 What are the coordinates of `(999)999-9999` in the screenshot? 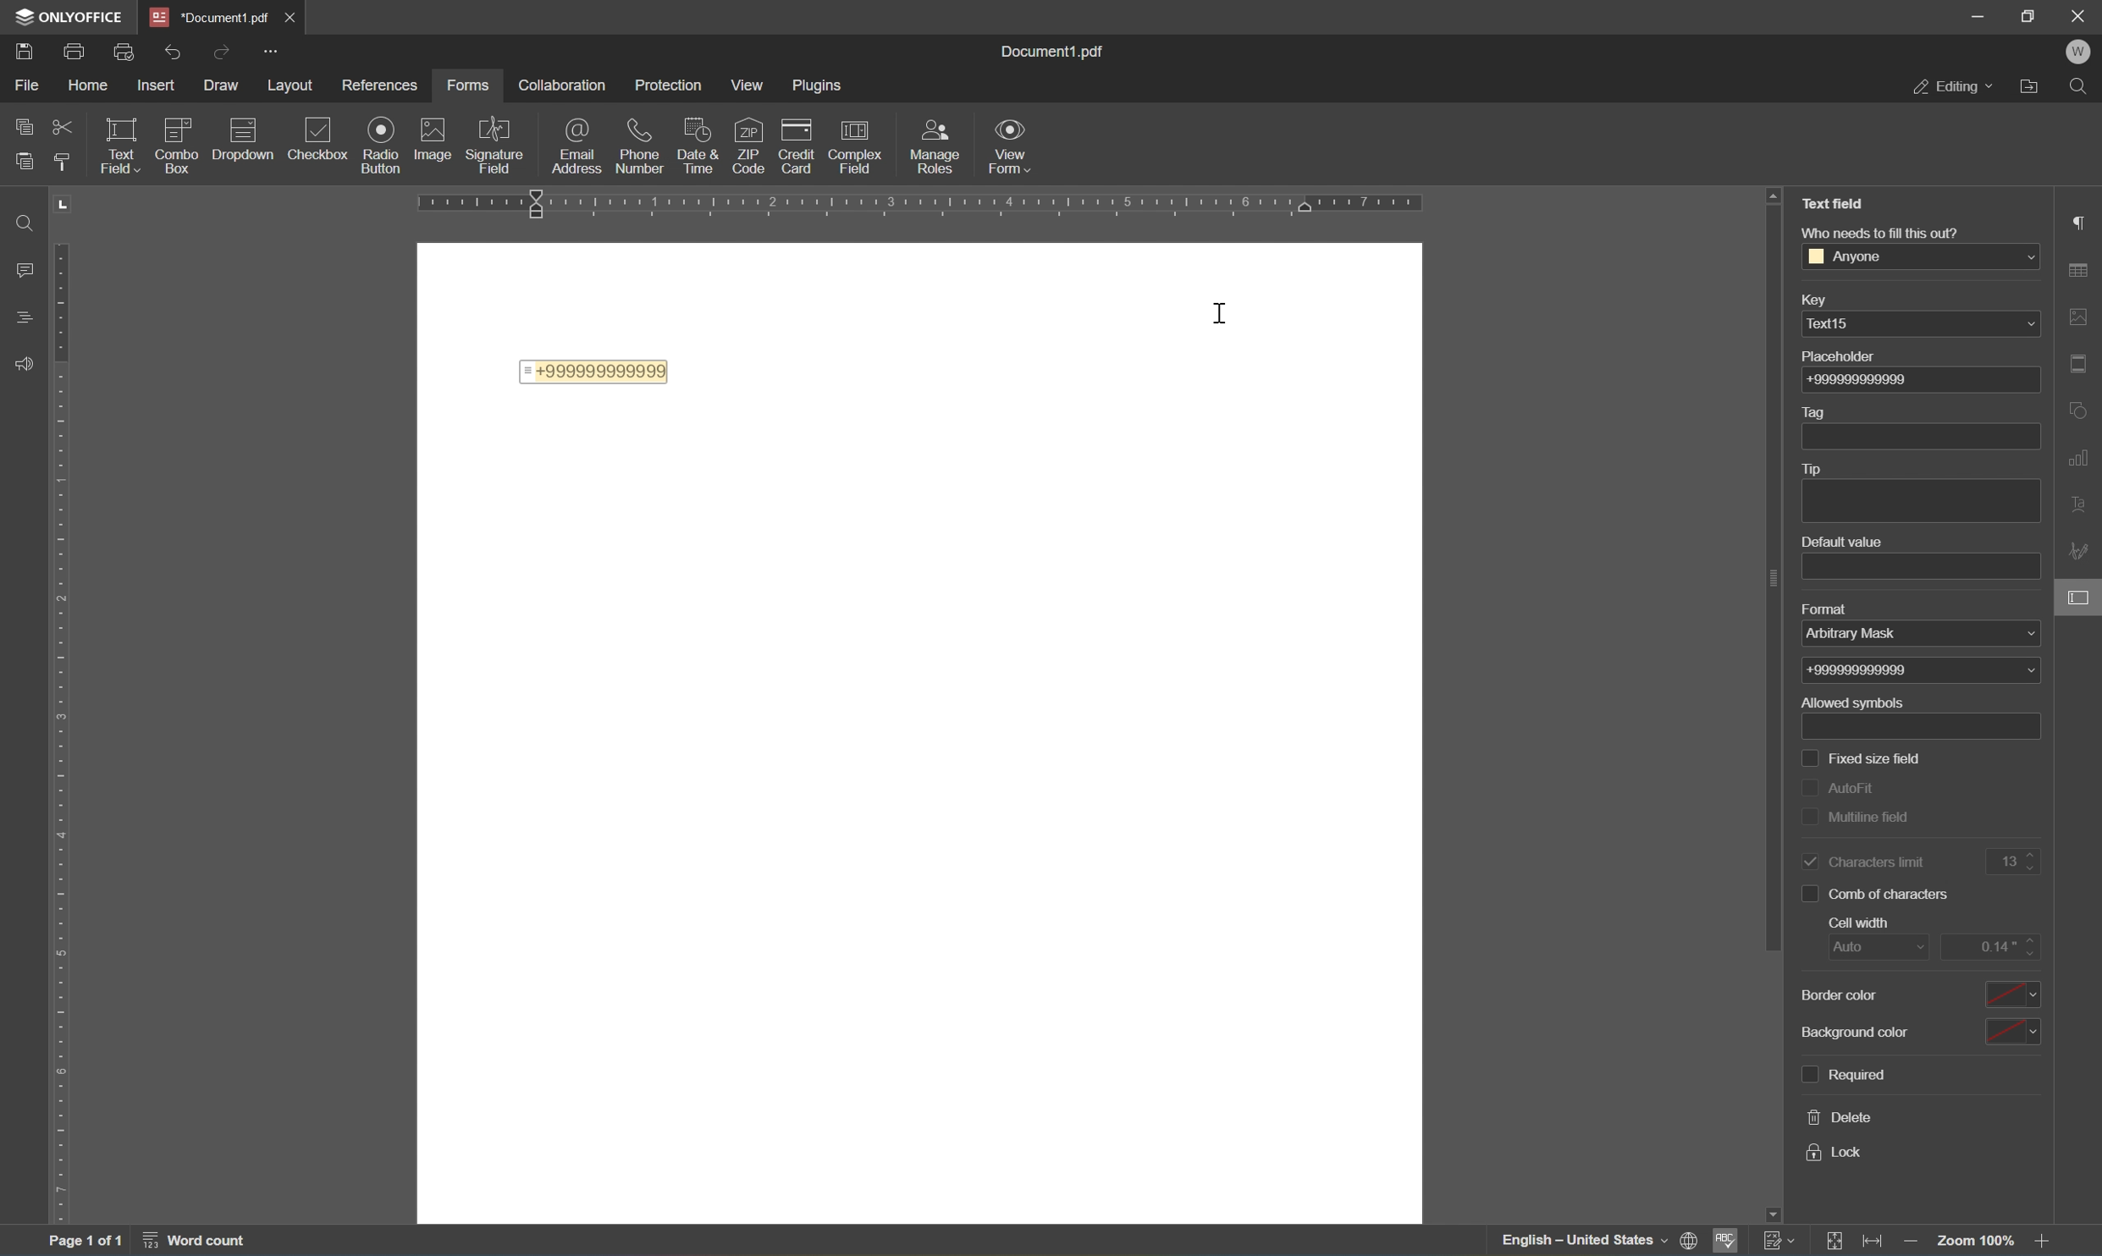 It's located at (1866, 379).